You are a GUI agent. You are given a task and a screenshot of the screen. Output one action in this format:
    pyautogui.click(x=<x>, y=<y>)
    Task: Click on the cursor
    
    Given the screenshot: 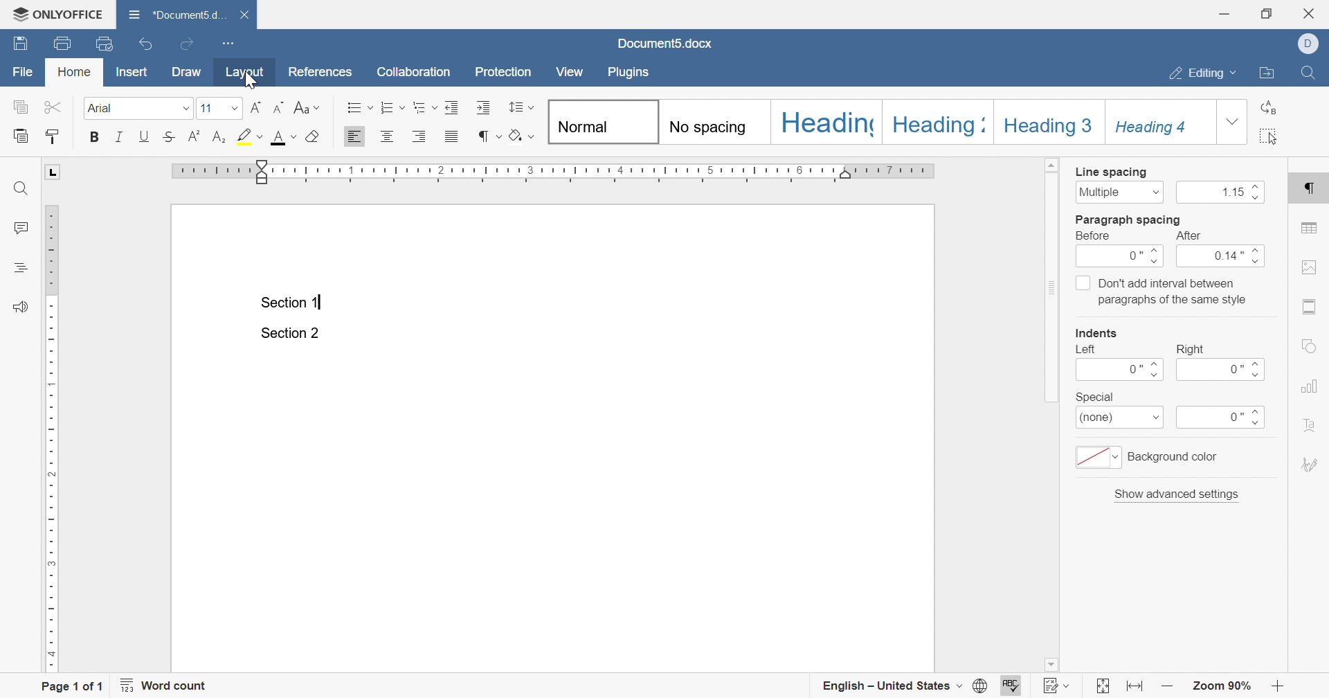 What is the action you would take?
    pyautogui.click(x=252, y=79)
    